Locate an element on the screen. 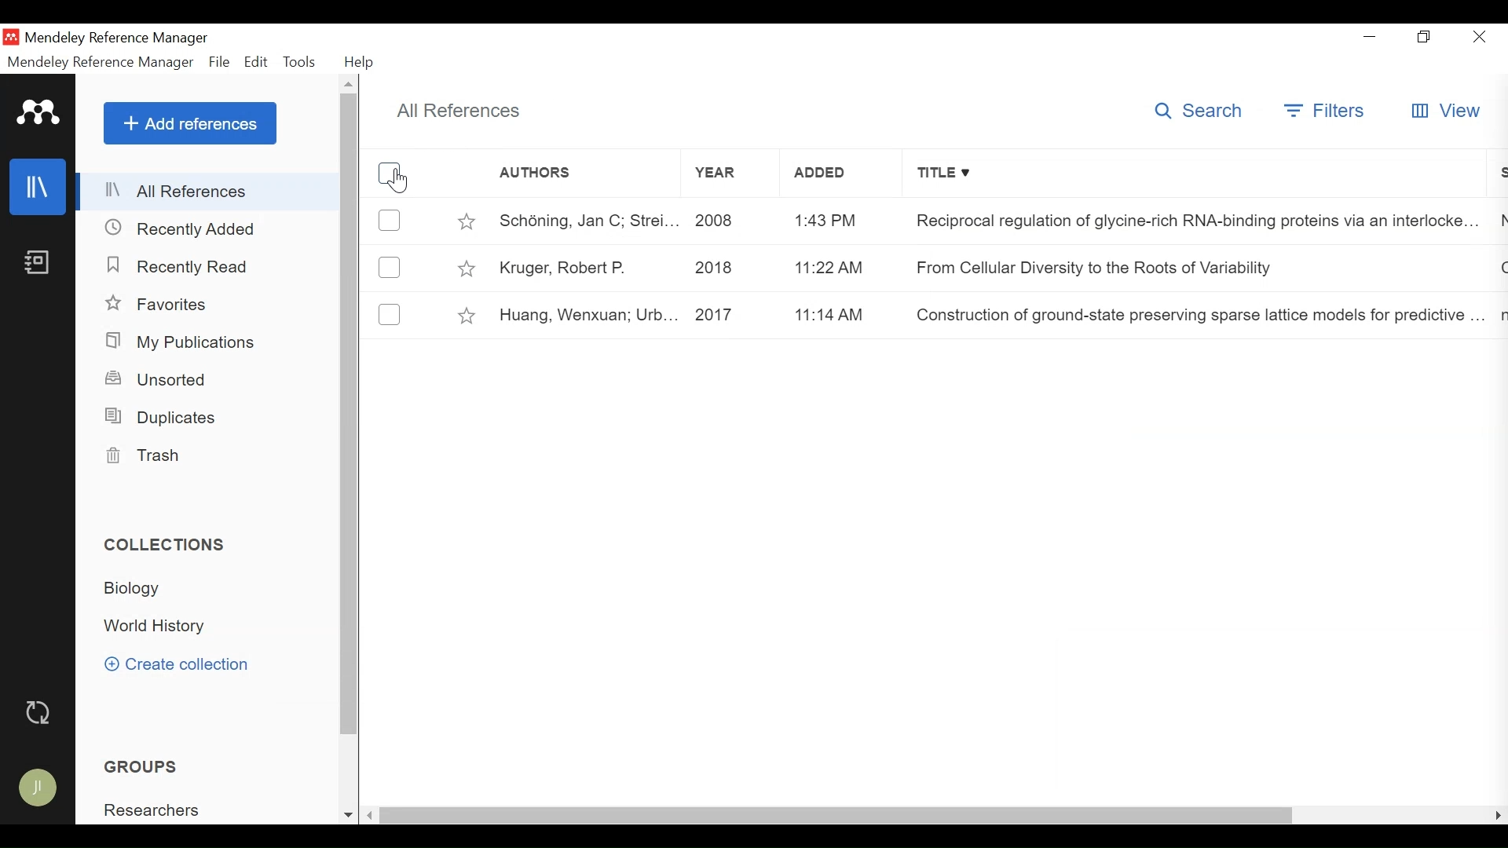 The height and width of the screenshot is (848, 1508). All References is located at coordinates (458, 108).